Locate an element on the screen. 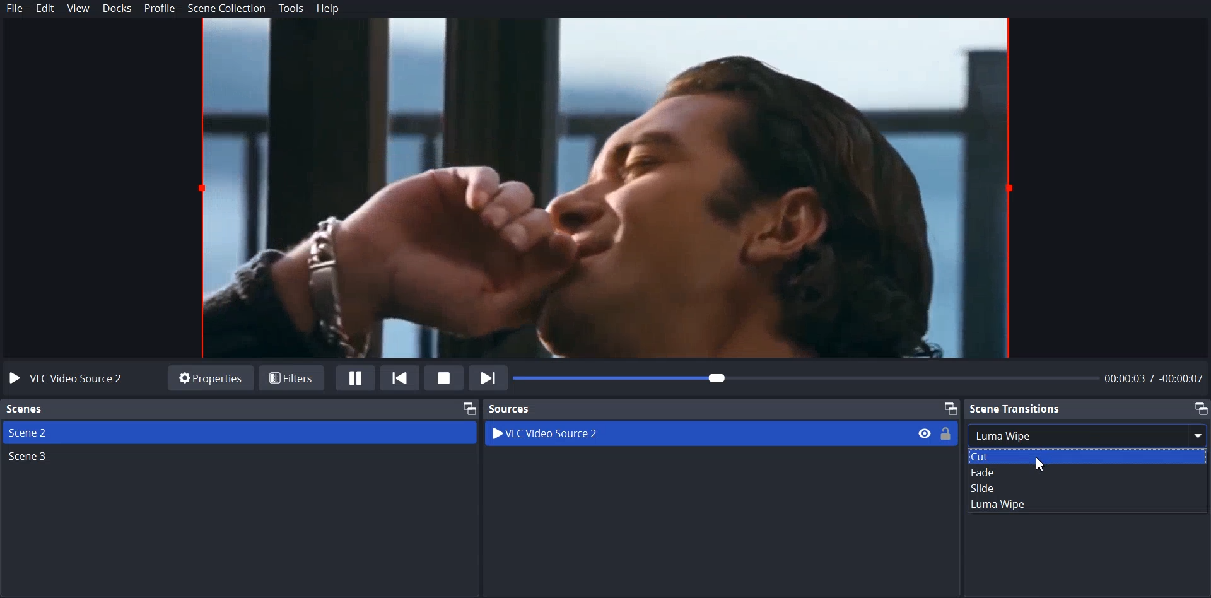 The height and width of the screenshot is (598, 1211). Tools is located at coordinates (291, 8).